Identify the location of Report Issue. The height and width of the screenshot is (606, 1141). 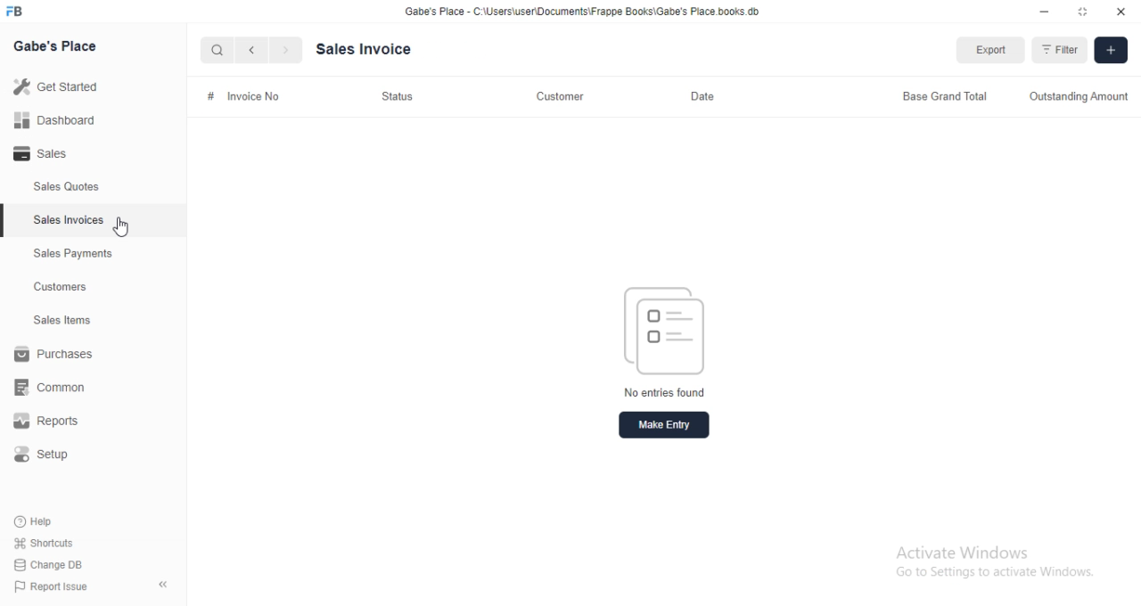
(54, 588).